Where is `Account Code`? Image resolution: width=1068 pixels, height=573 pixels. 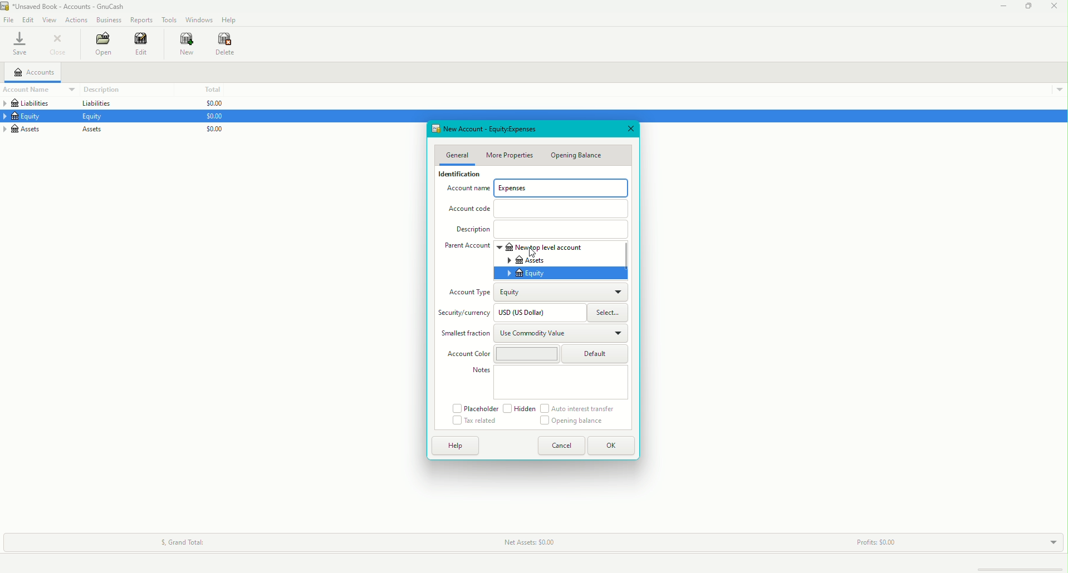
Account Code is located at coordinates (539, 208).